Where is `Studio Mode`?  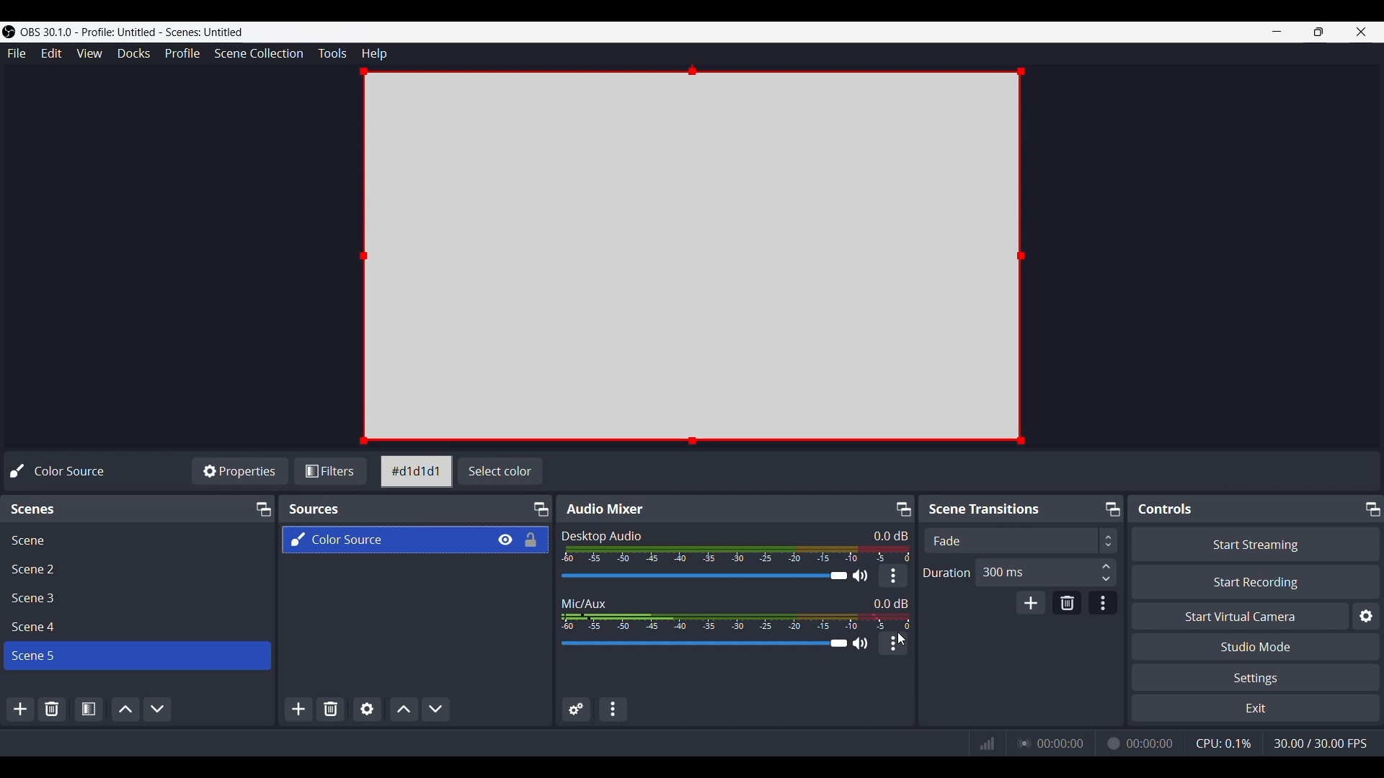
Studio Mode is located at coordinates (1256, 646).